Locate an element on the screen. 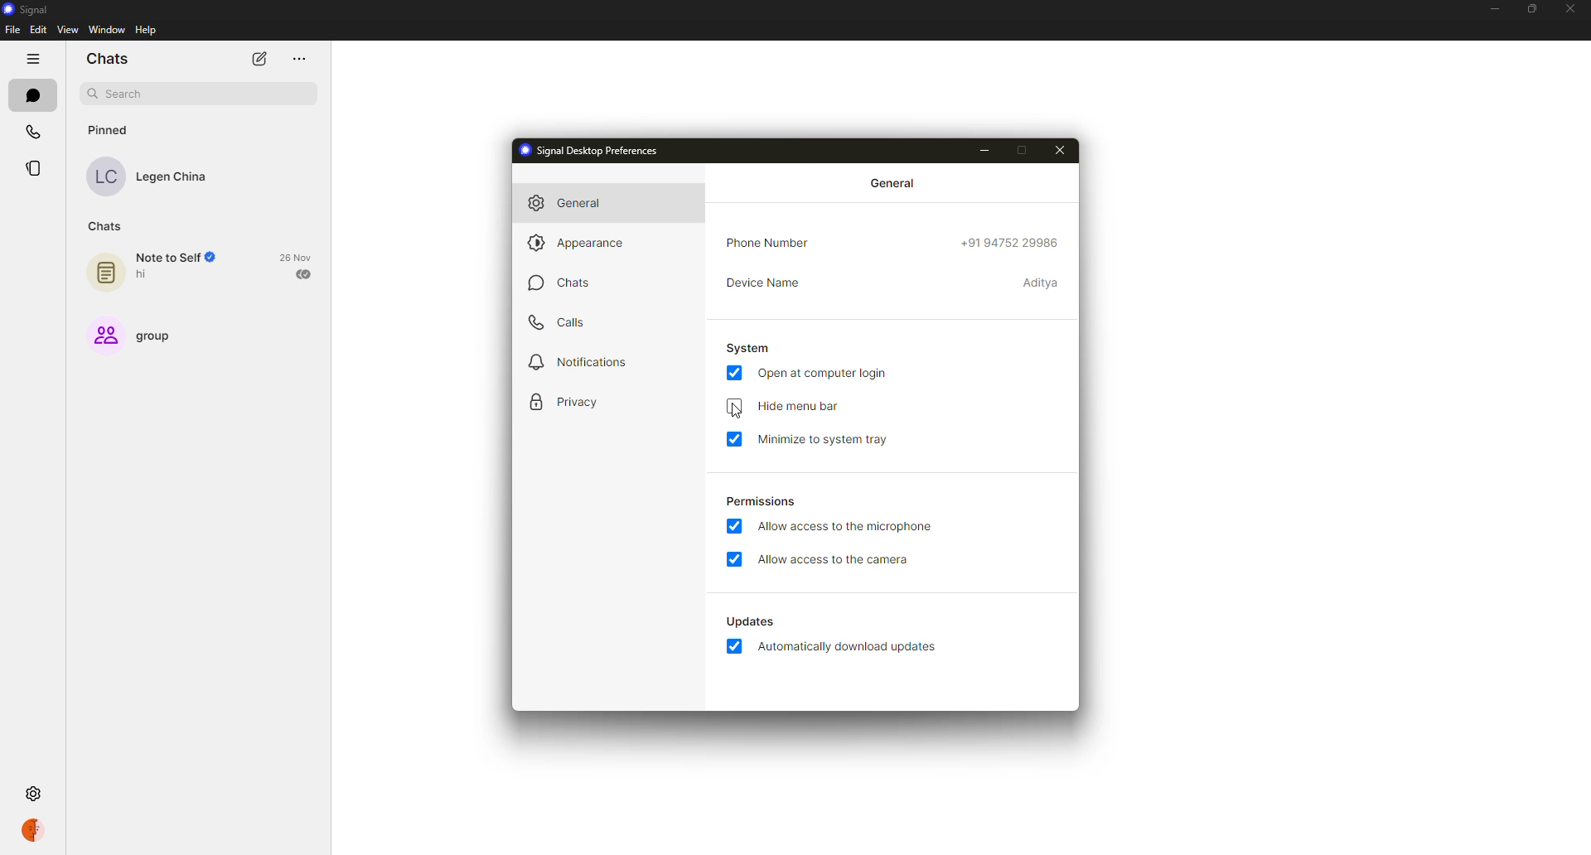  privacy is located at coordinates (568, 403).